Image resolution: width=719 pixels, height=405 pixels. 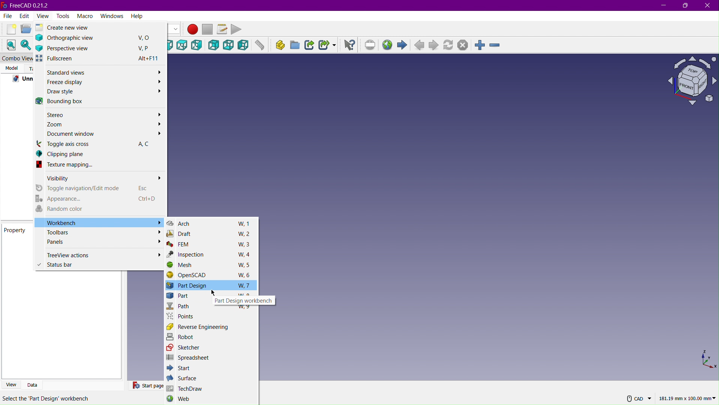 I want to click on Start page, so click(x=403, y=45).